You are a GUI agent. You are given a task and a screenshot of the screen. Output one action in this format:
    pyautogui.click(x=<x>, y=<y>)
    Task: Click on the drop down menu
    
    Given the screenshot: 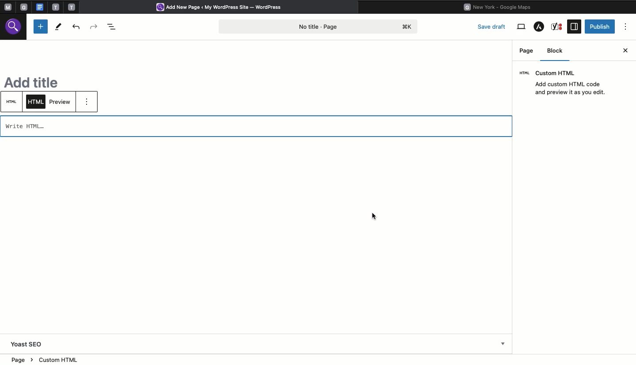 What is the action you would take?
    pyautogui.click(x=503, y=345)
    